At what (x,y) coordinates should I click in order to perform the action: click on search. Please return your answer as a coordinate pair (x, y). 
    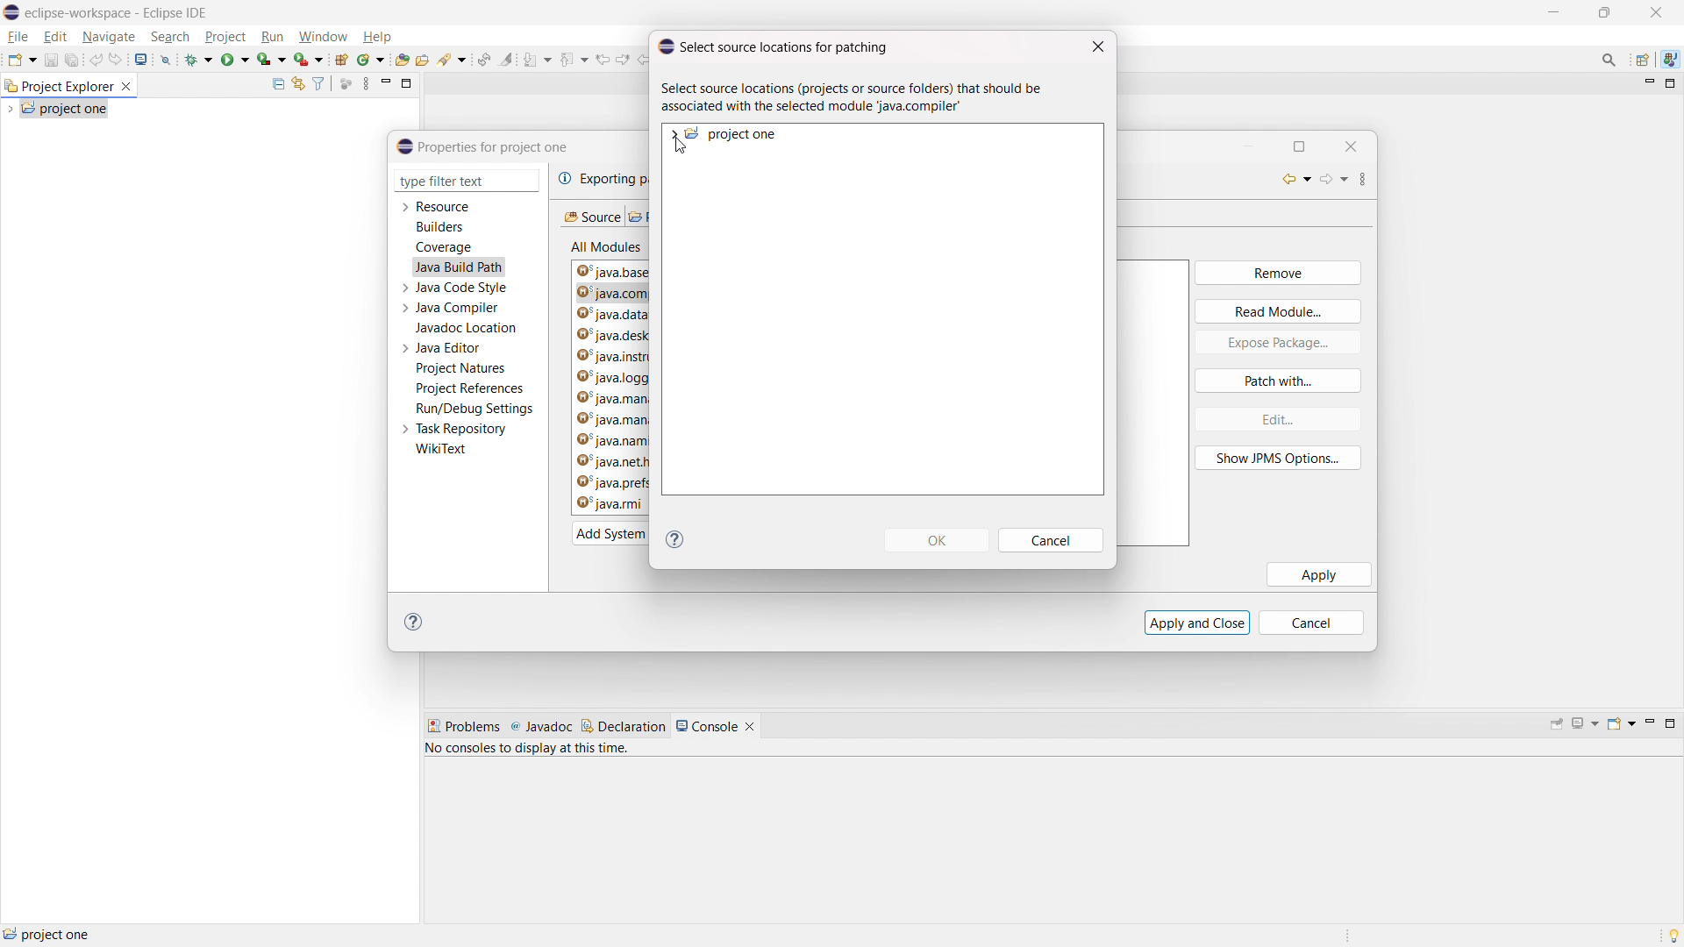
    Looking at the image, I should click on (171, 36).